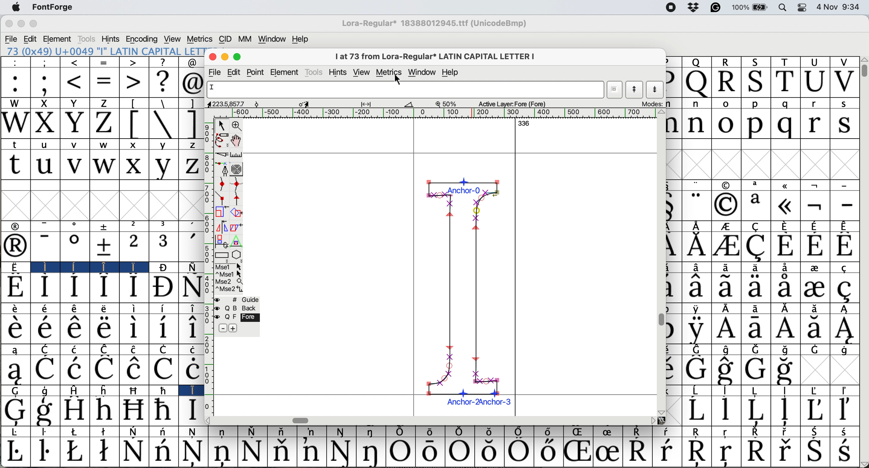 This screenshot has height=468, width=869. Describe the element at coordinates (58, 39) in the screenshot. I see `element` at that location.